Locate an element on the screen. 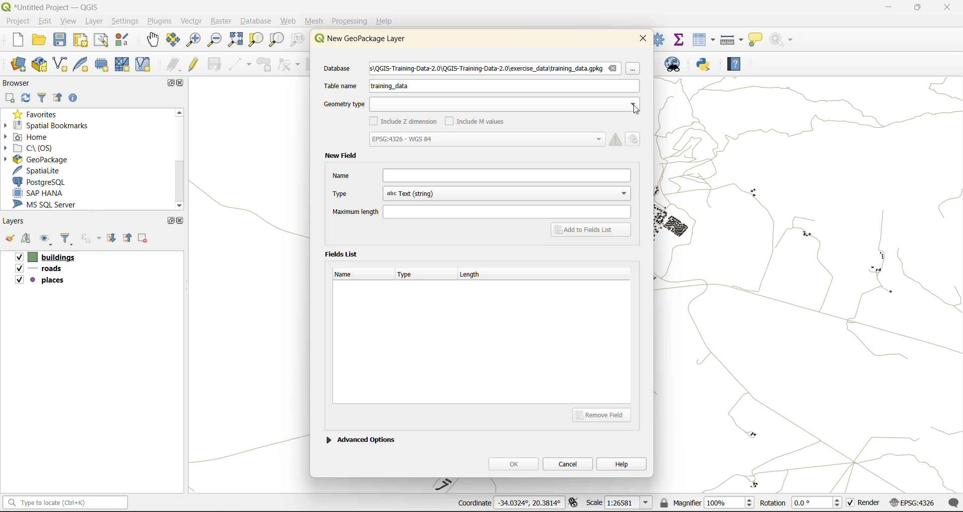 This screenshot has width=963, height=512. project is located at coordinates (17, 21).